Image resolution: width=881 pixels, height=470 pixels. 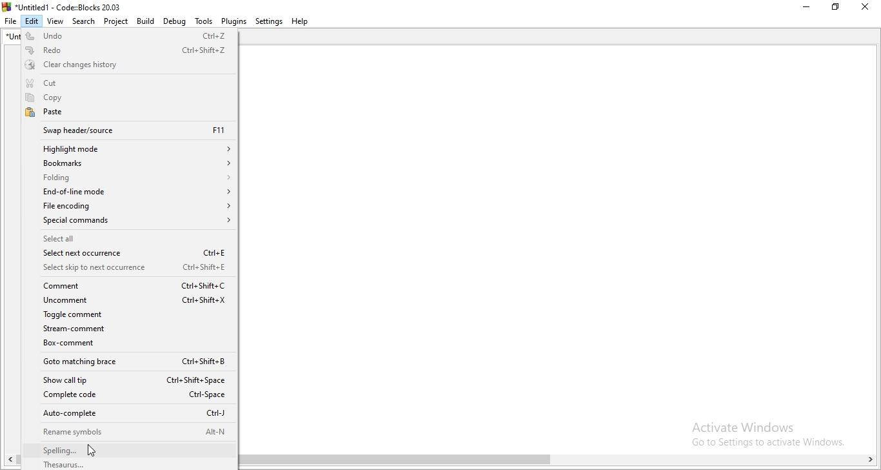 I want to click on View , so click(x=55, y=20).